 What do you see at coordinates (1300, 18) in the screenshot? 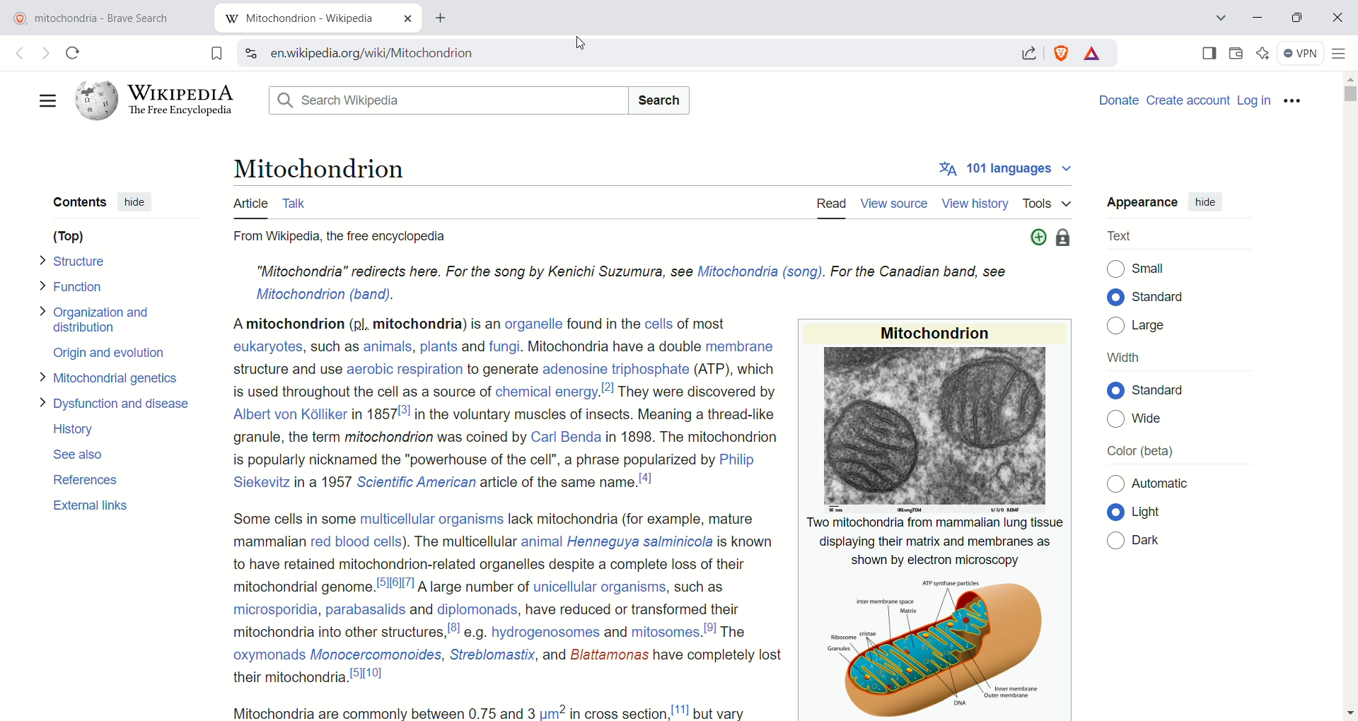
I see `maximize` at bounding box center [1300, 18].